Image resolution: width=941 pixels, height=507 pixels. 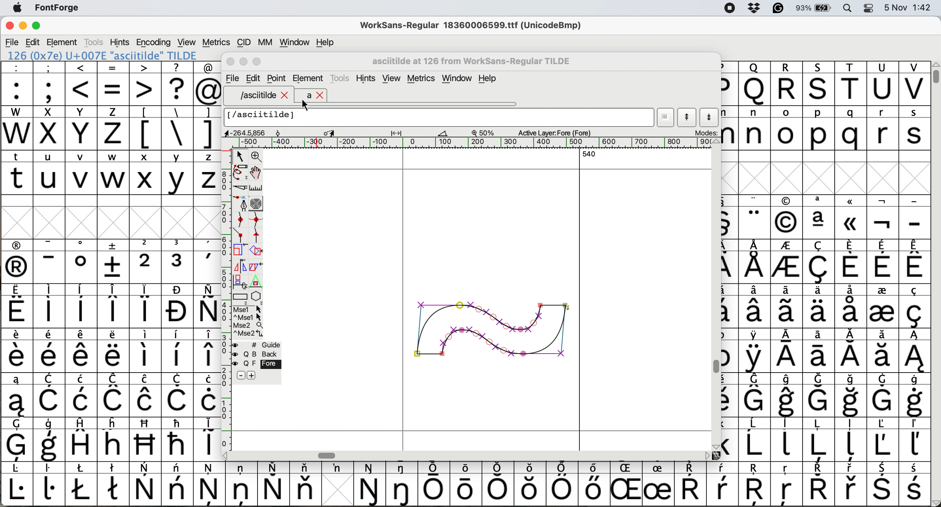 I want to click on zoom in, so click(x=258, y=157).